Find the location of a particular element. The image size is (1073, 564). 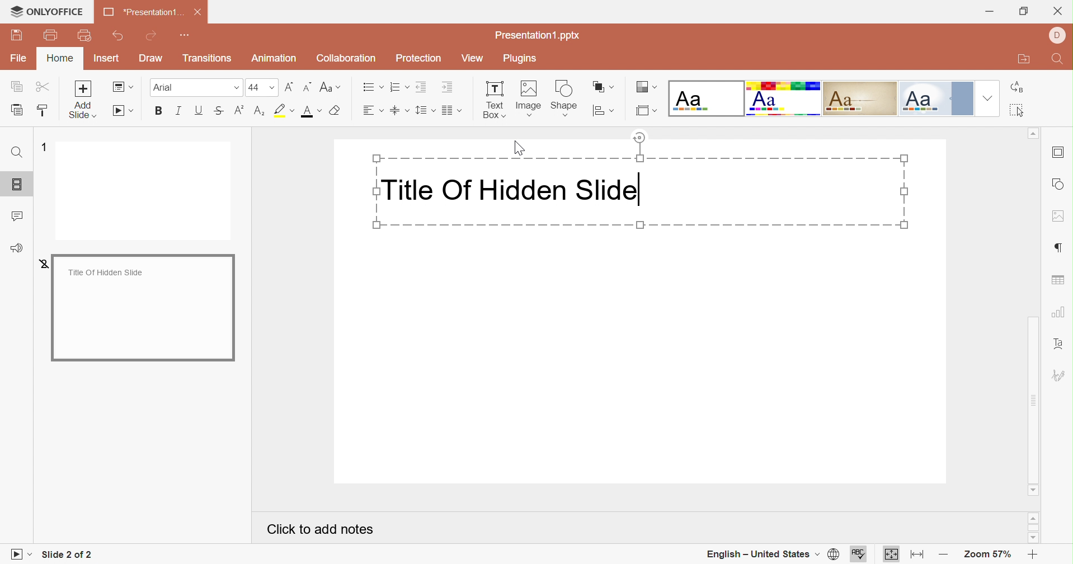

Scroll bar is located at coordinates (1033, 399).